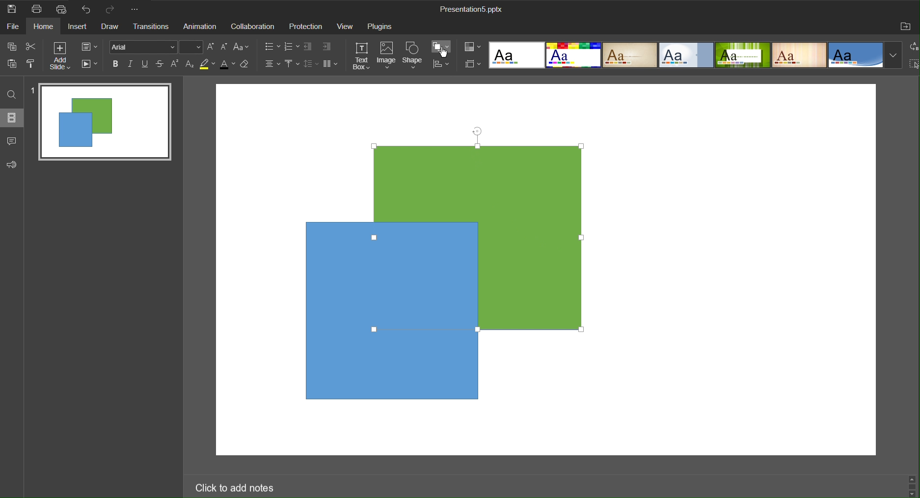 Image resolution: width=920 pixels, height=498 pixels. Describe the element at coordinates (471, 64) in the screenshot. I see `Slide Size Settings` at that location.